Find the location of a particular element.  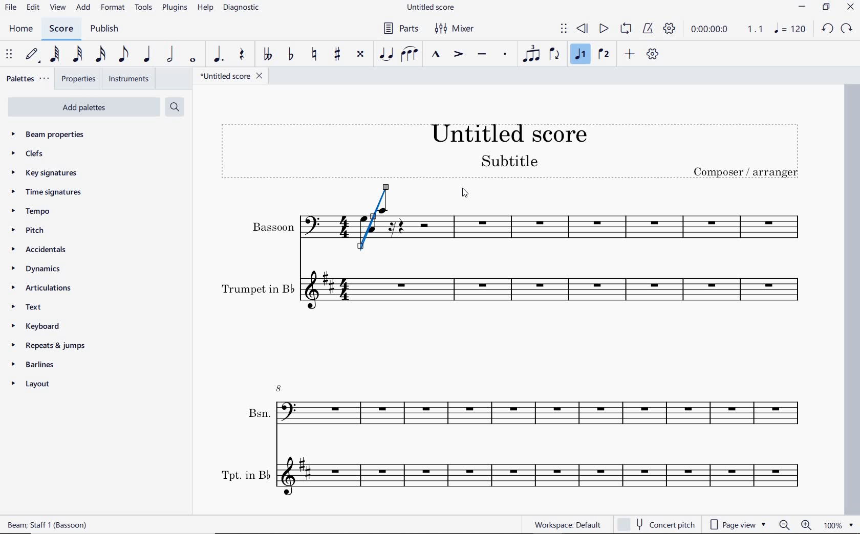

accent is located at coordinates (458, 54).